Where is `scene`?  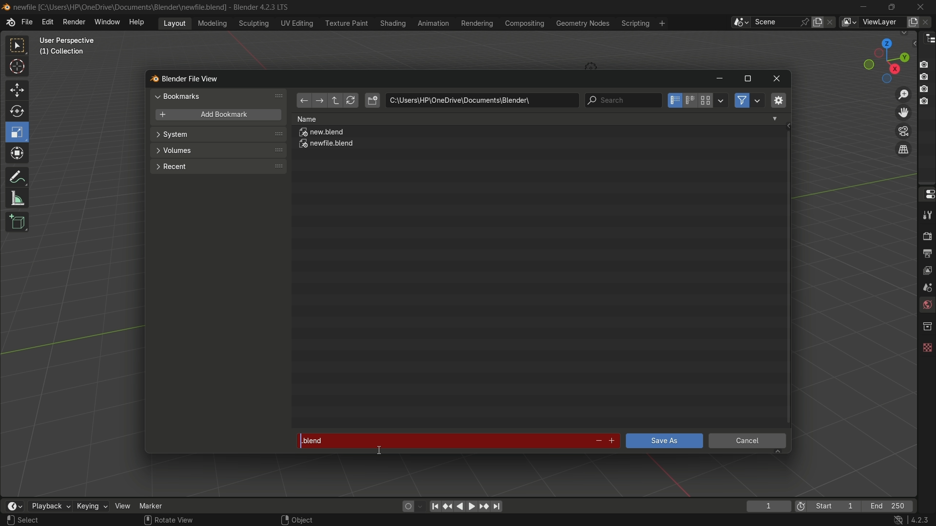
scene is located at coordinates (925, 287).